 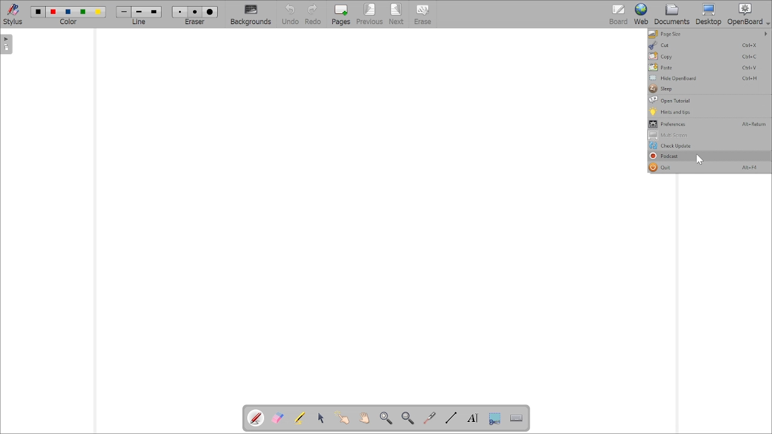 What do you see at coordinates (370, 15) in the screenshot?
I see `Previous` at bounding box center [370, 15].